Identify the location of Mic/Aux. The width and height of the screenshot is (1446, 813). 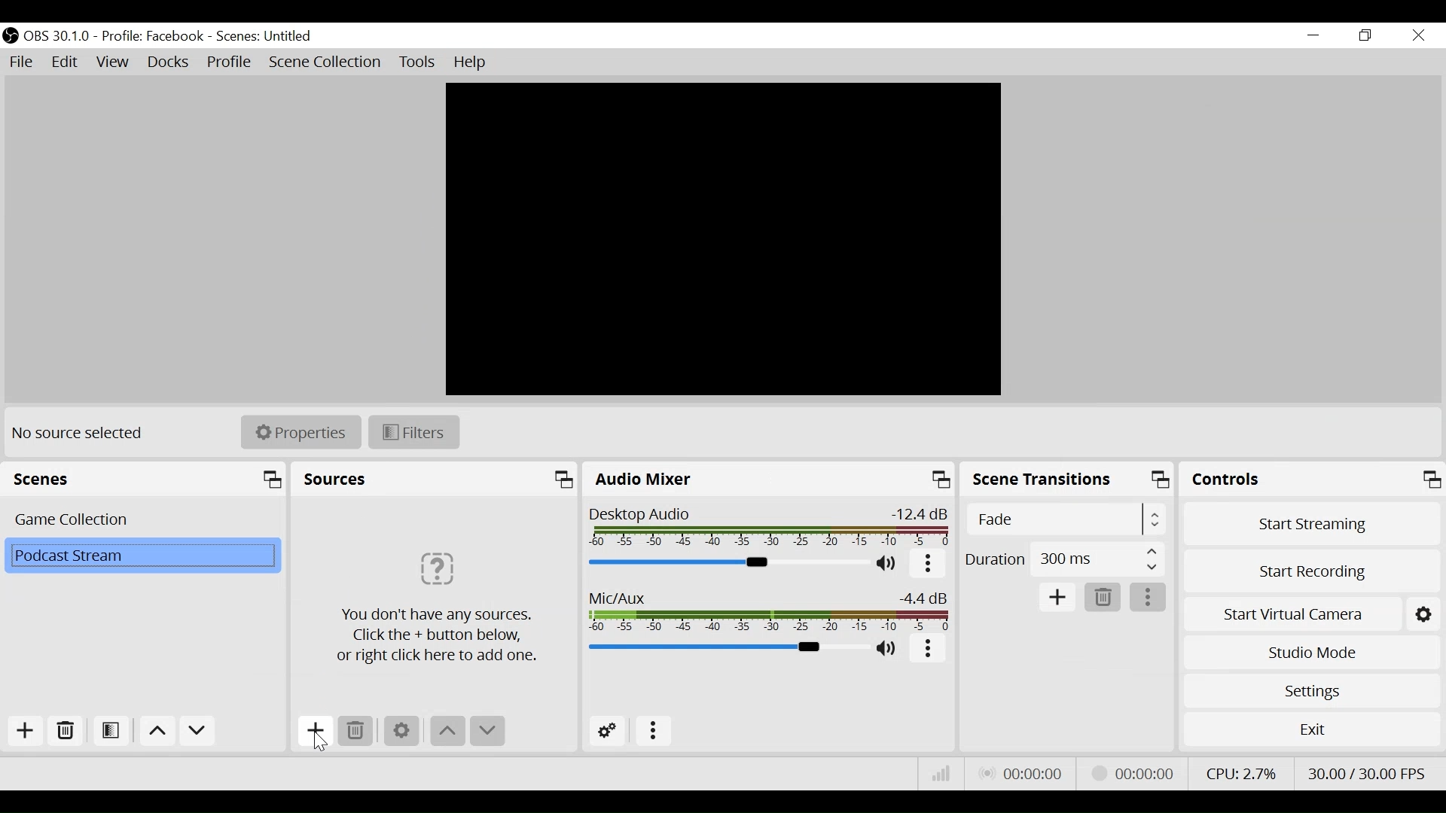
(726, 647).